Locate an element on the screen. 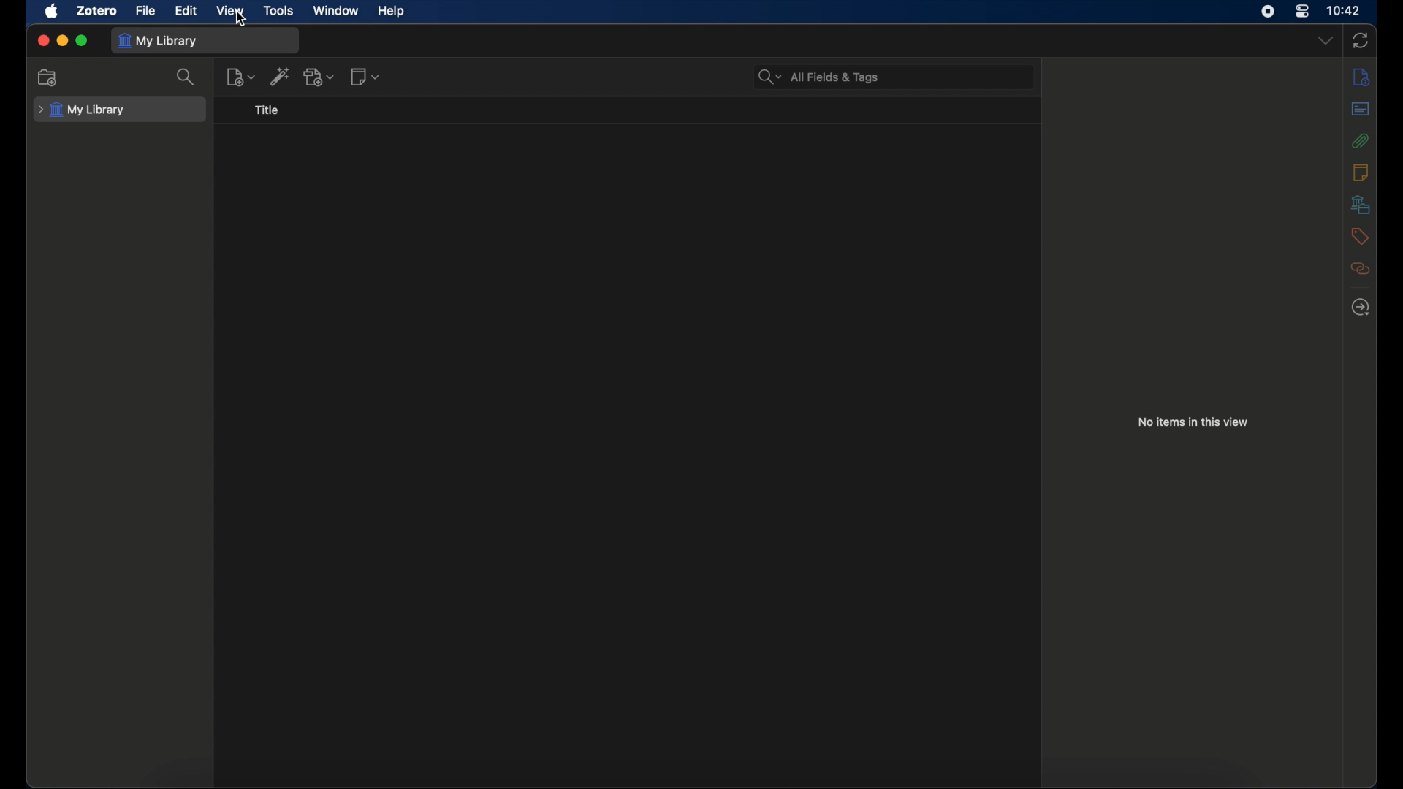 The height and width of the screenshot is (789, 1403). new item is located at coordinates (241, 77).